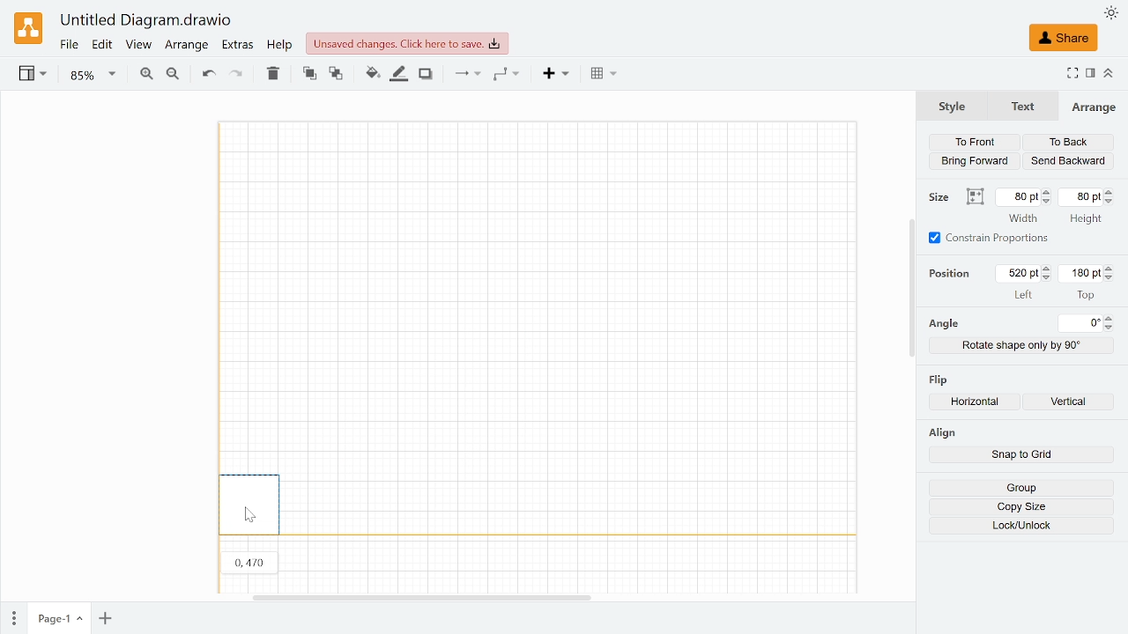 Image resolution: width=1128 pixels, height=634 pixels. I want to click on View, so click(137, 46).